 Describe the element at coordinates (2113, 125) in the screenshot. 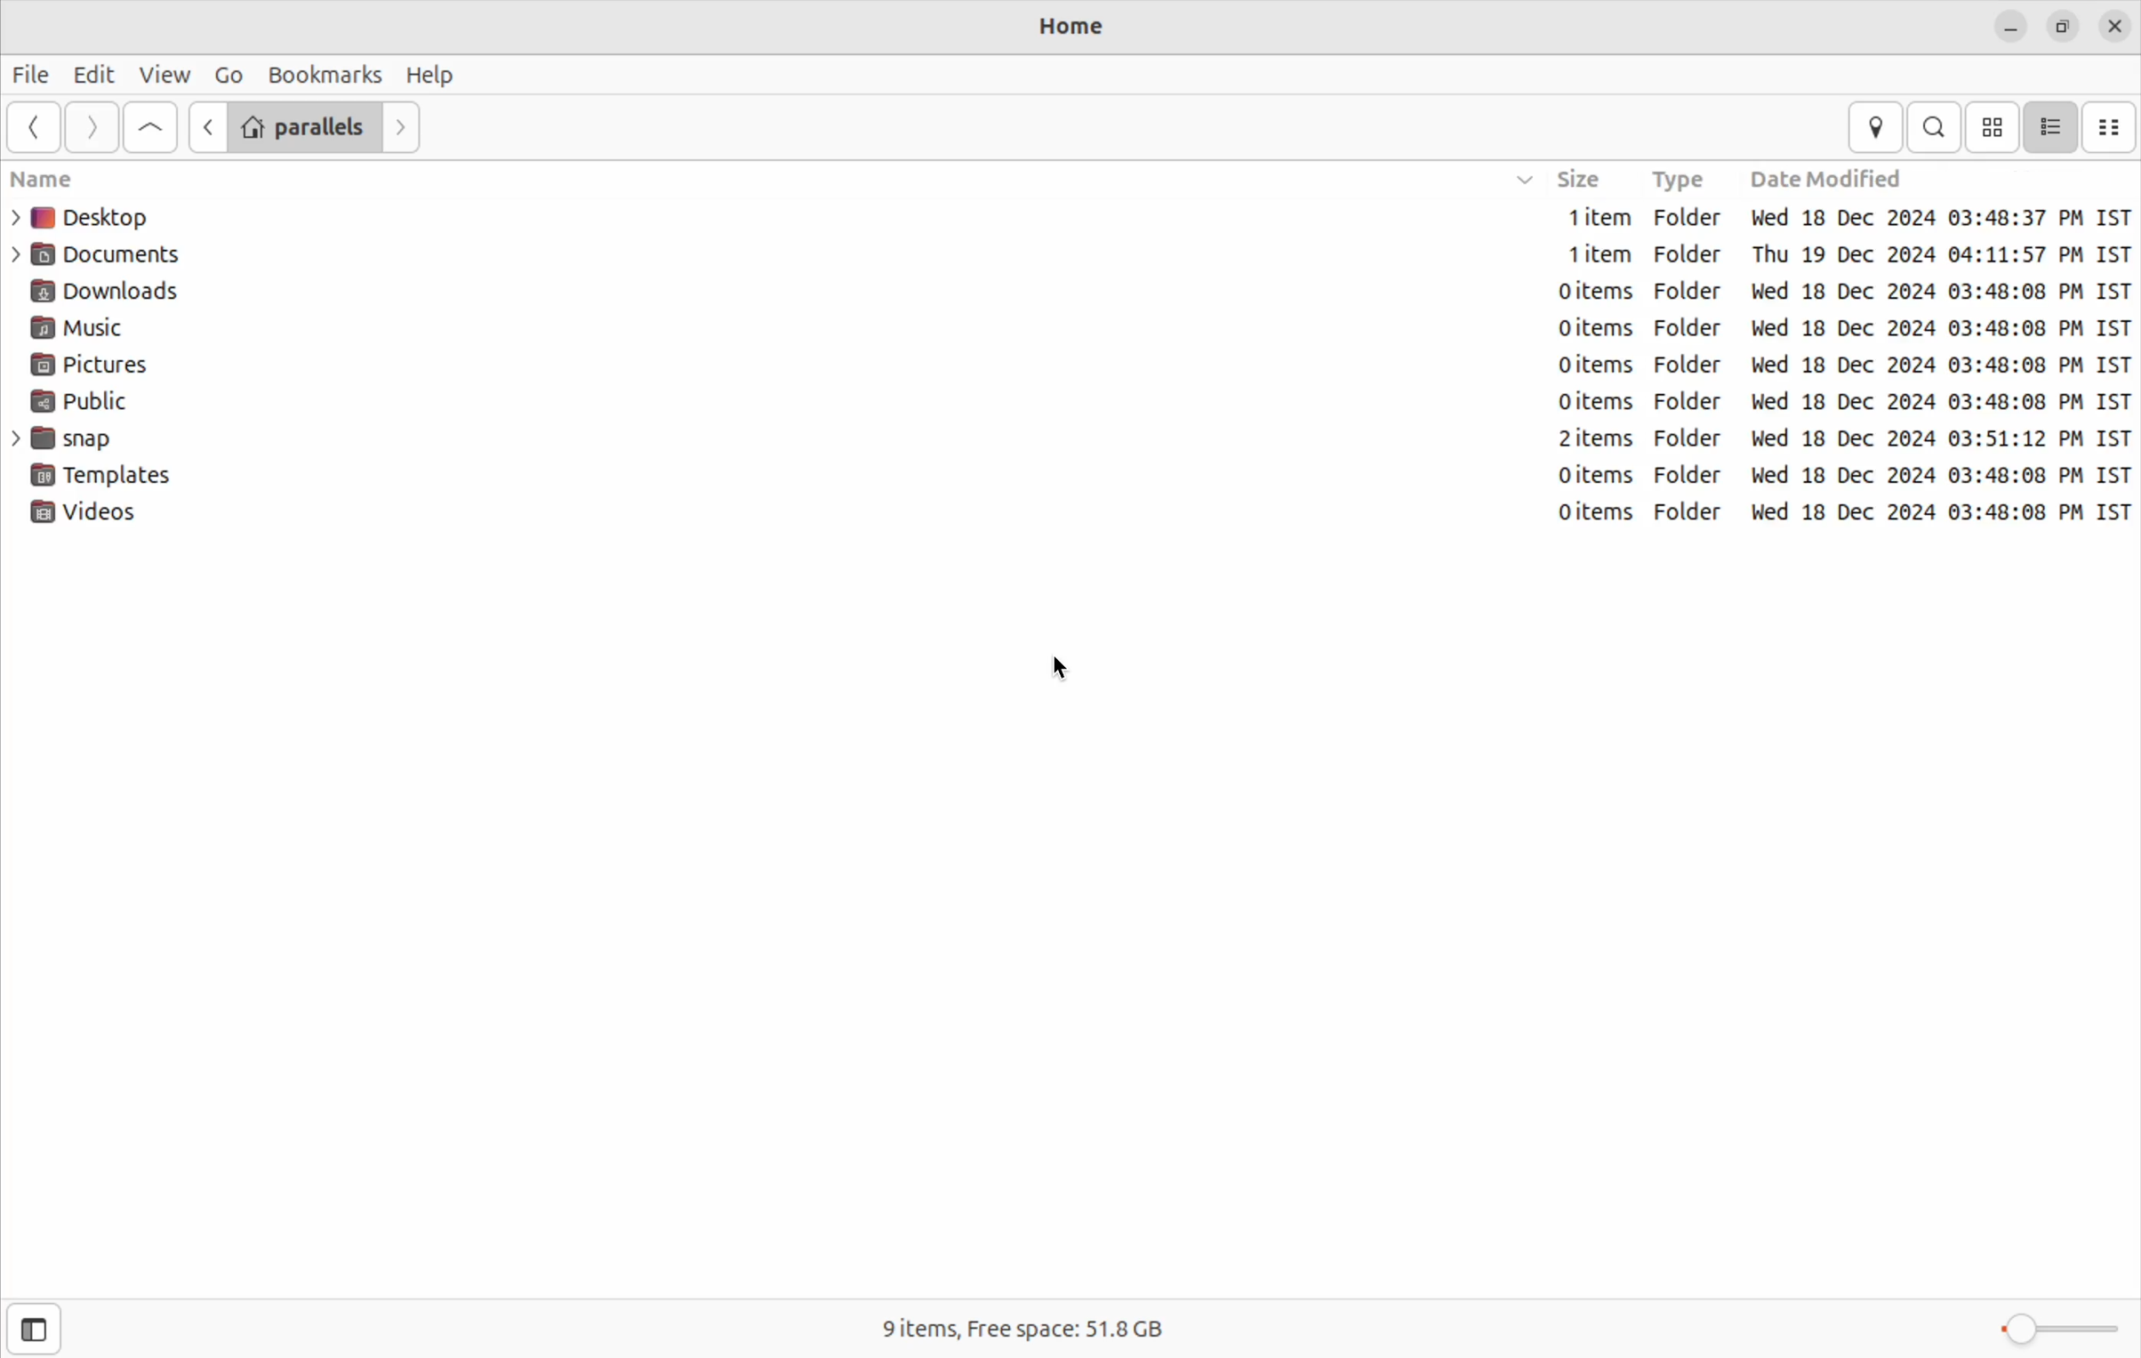

I see `compact view` at that location.